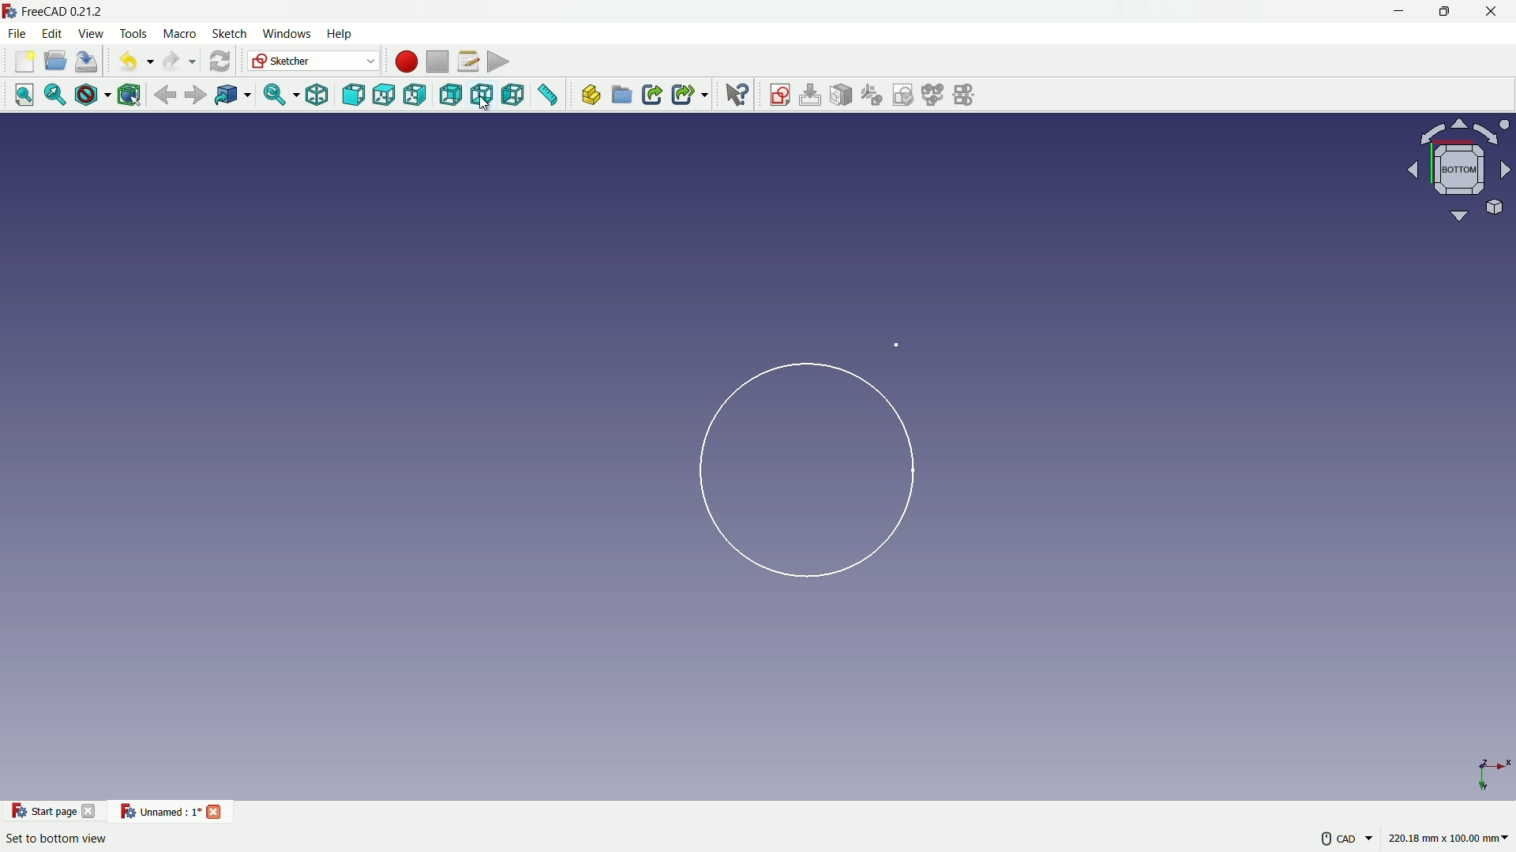  Describe the element at coordinates (178, 34) in the screenshot. I see `macro menu` at that location.